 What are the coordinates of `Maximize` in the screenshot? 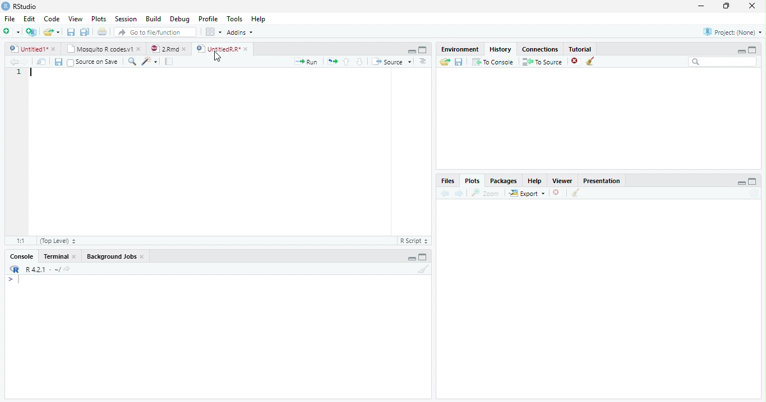 It's located at (423, 256).